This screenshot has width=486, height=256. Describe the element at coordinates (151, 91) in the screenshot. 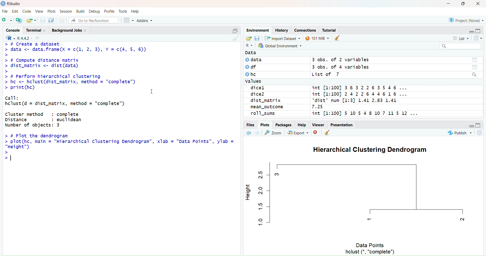

I see `Text cursor` at that location.